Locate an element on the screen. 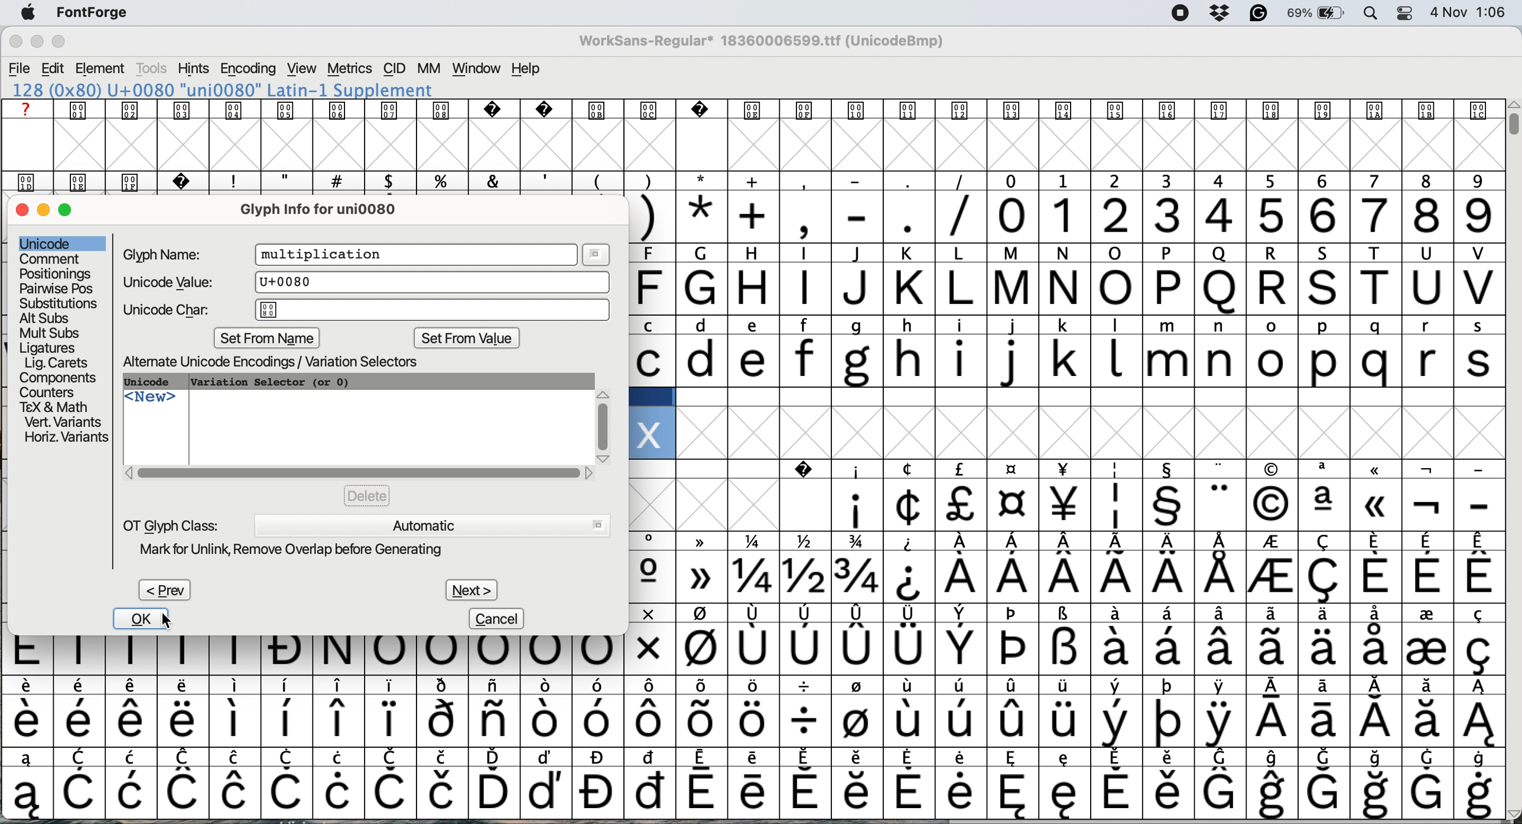  special characters is located at coordinates (750, 792).